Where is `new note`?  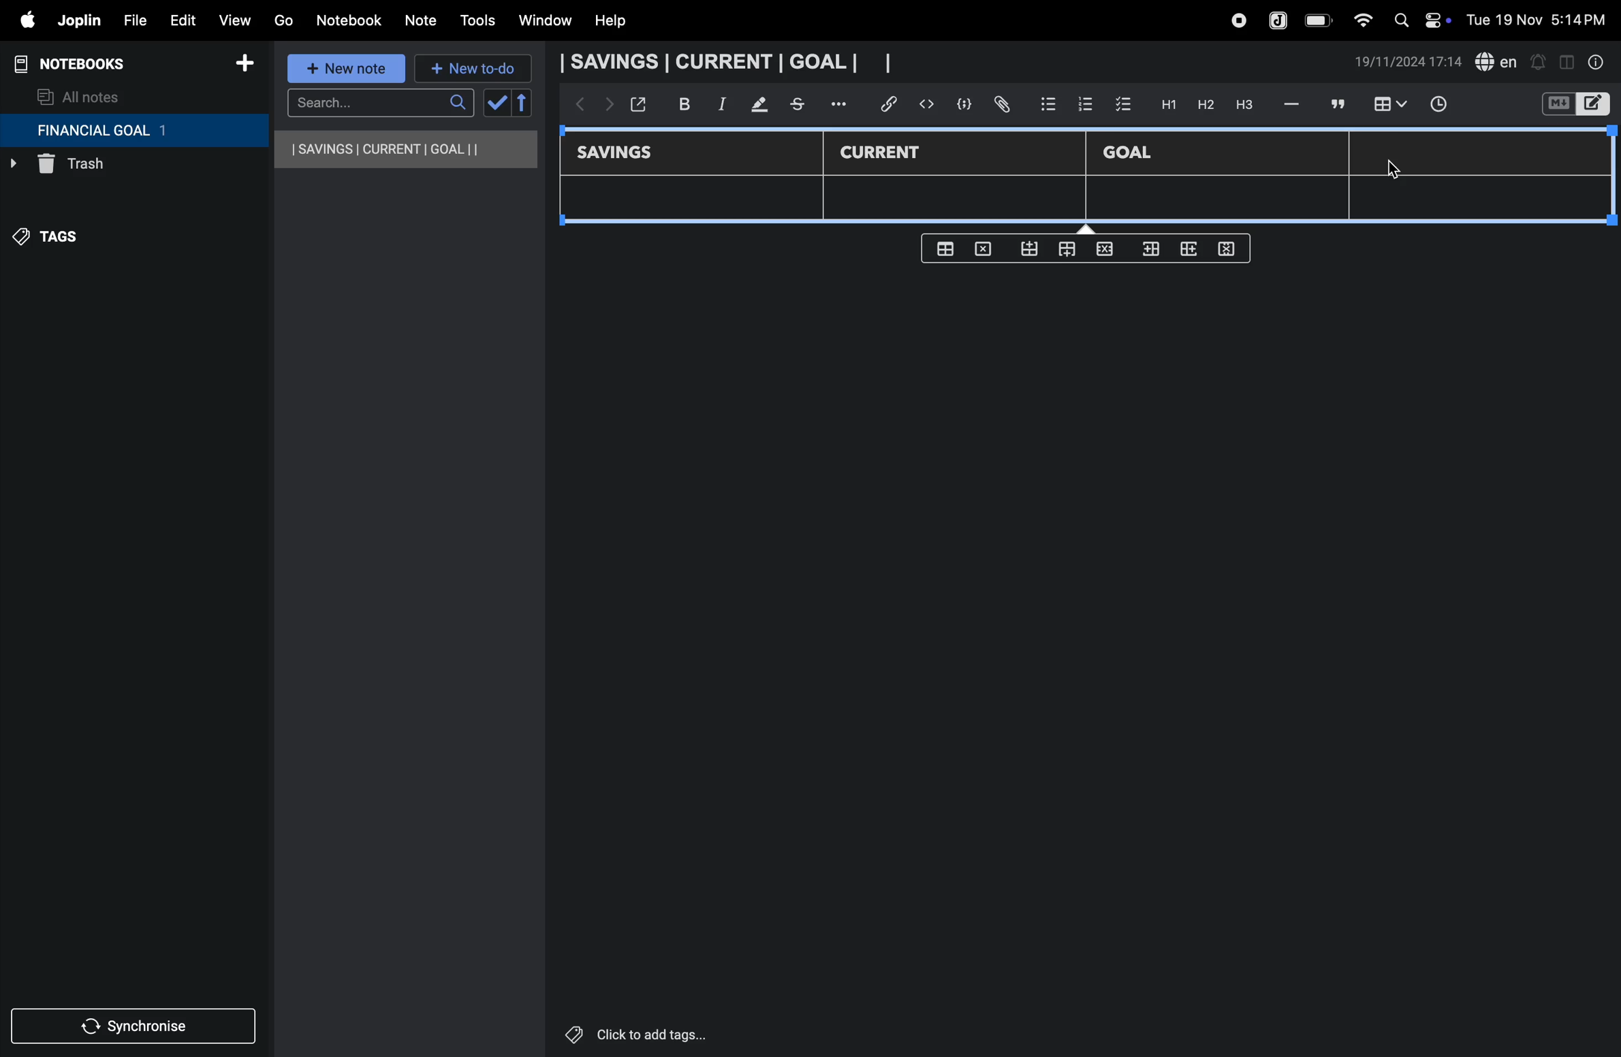
new note is located at coordinates (348, 69).